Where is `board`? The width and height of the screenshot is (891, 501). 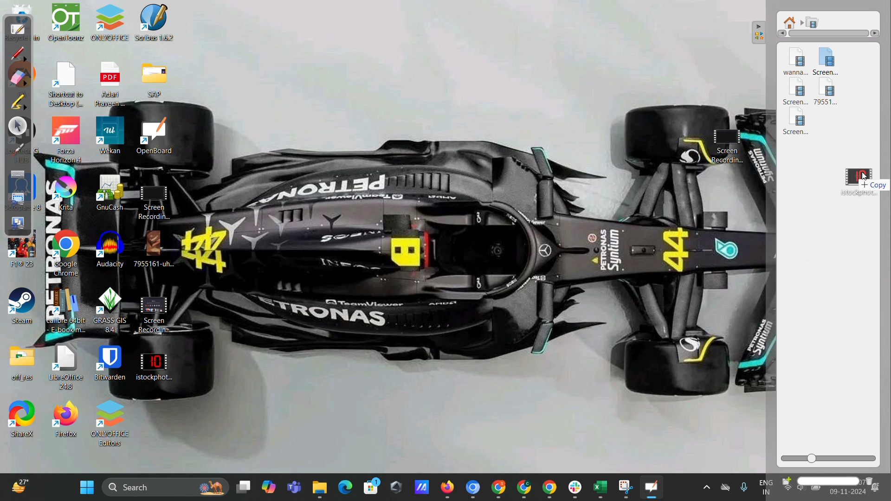 board is located at coordinates (18, 31).